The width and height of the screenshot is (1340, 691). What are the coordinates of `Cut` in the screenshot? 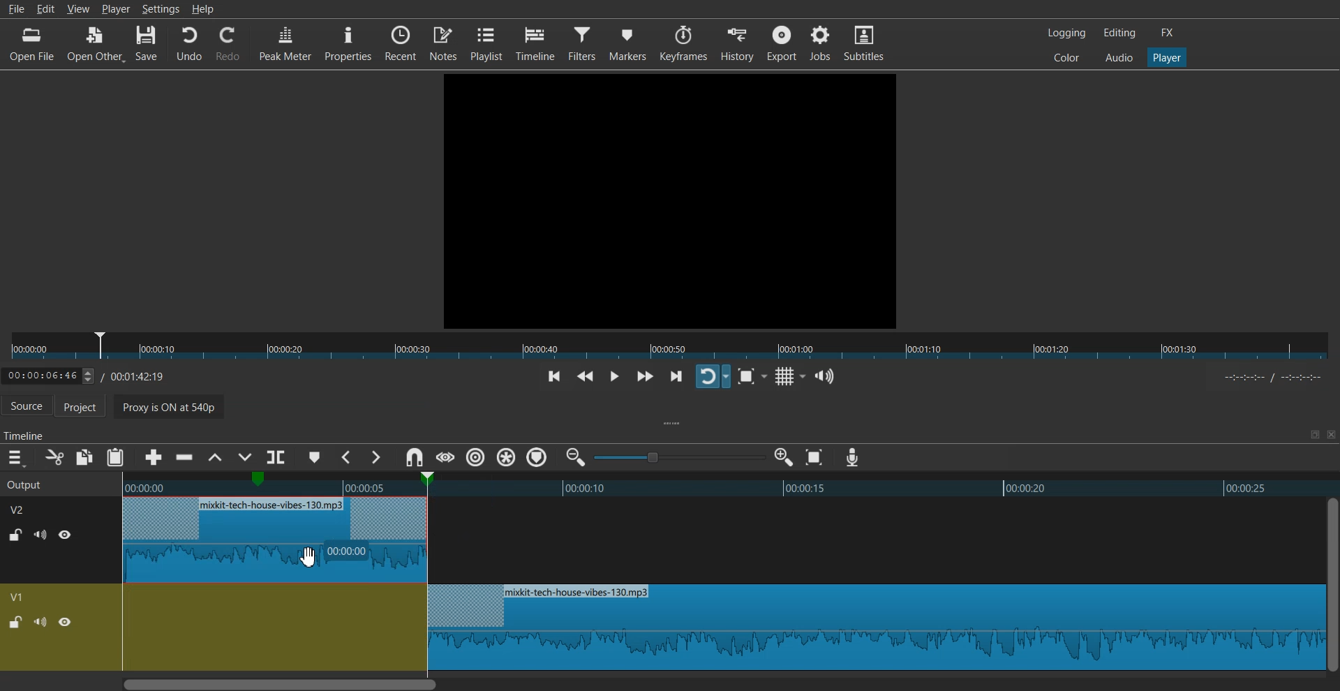 It's located at (54, 457).